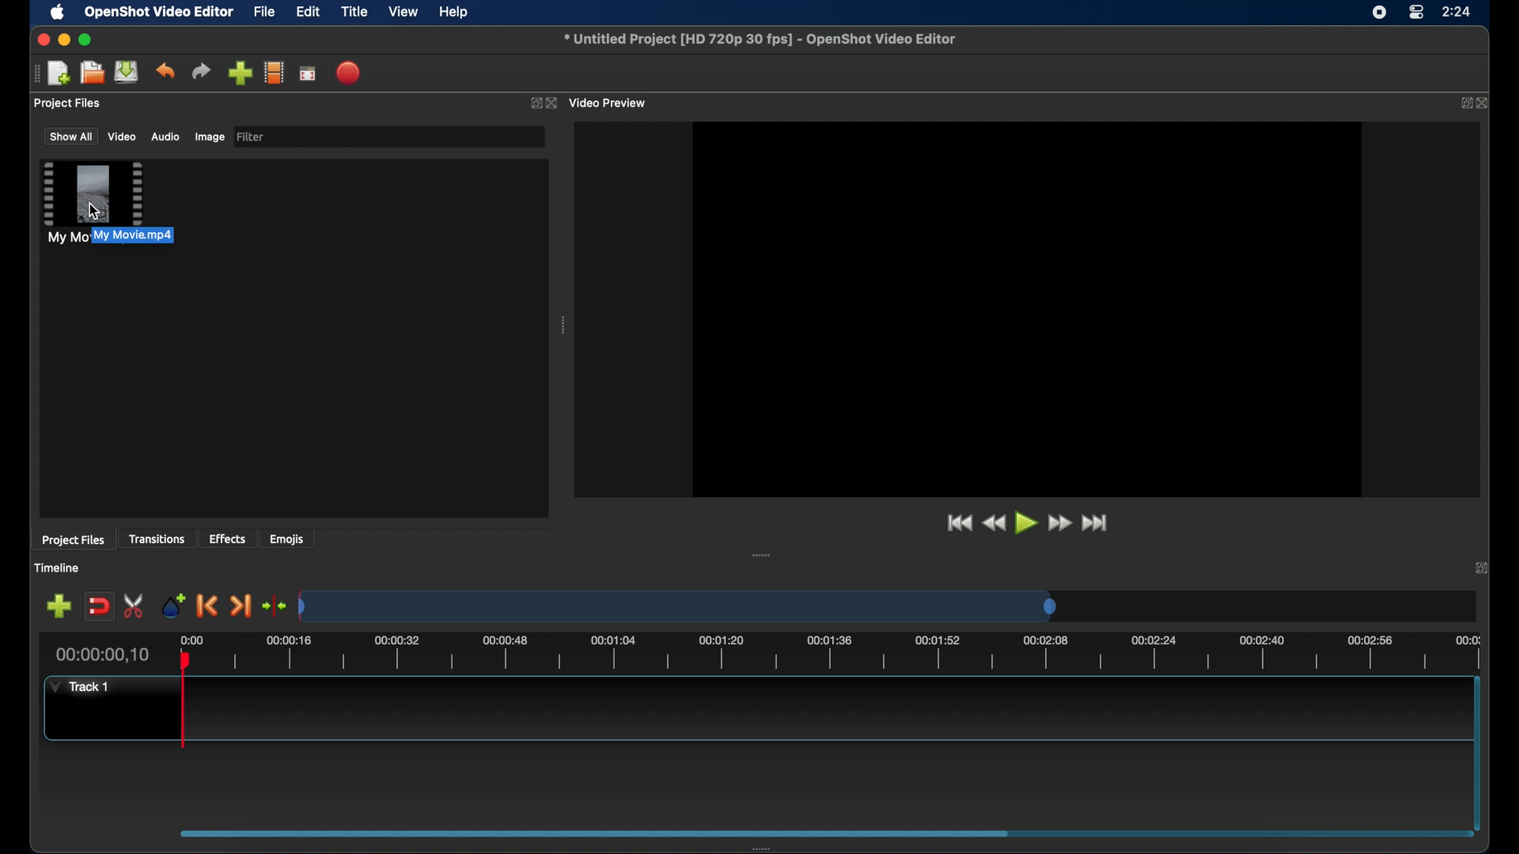  Describe the element at coordinates (456, 12) in the screenshot. I see `help` at that location.